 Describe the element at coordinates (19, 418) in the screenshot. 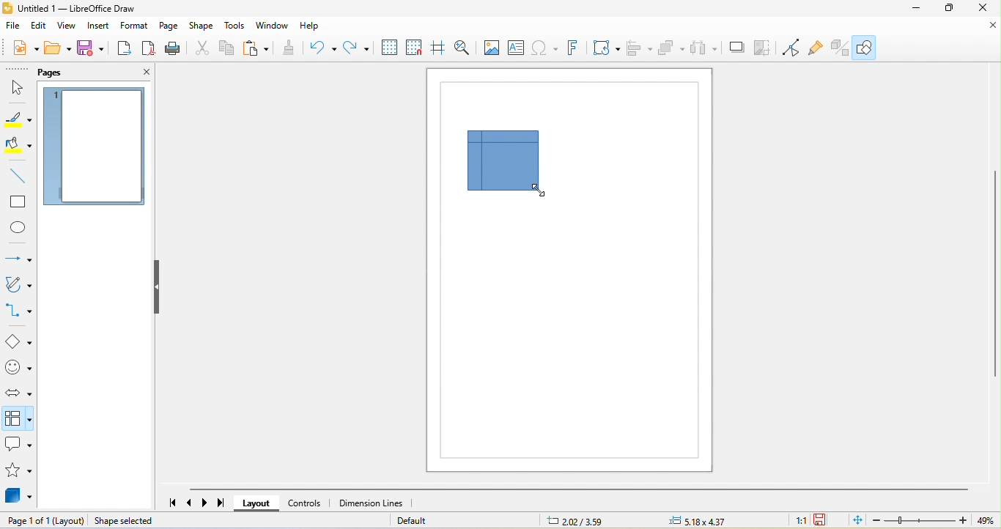

I see `select option` at that location.